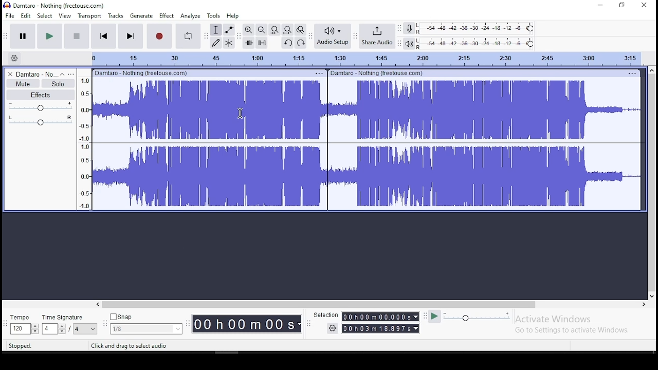 The width and height of the screenshot is (658, 370). I want to click on pan, so click(40, 121).